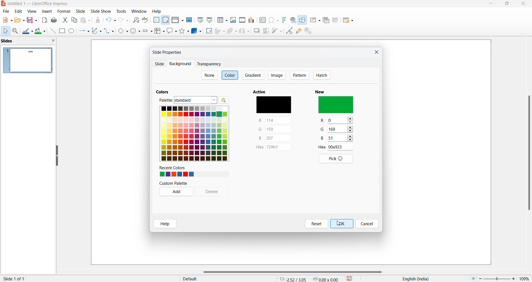 This screenshot has width=532, height=282. What do you see at coordinates (20, 20) in the screenshot?
I see `file option` at bounding box center [20, 20].